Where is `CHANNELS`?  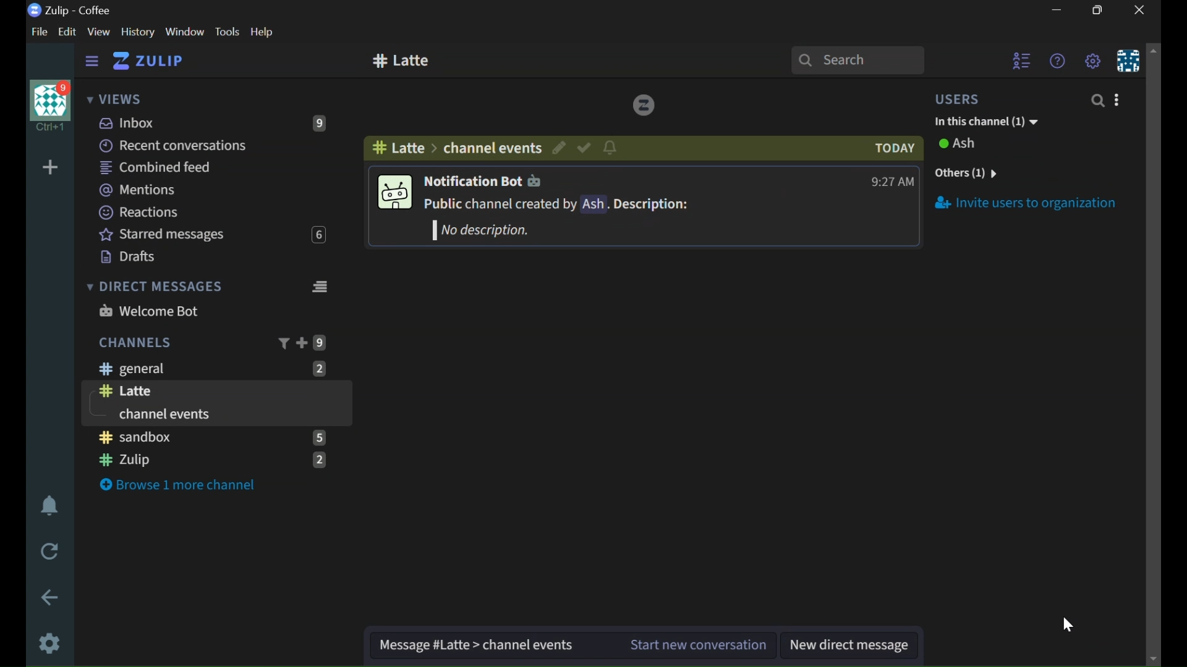 CHANNELS is located at coordinates (135, 342).